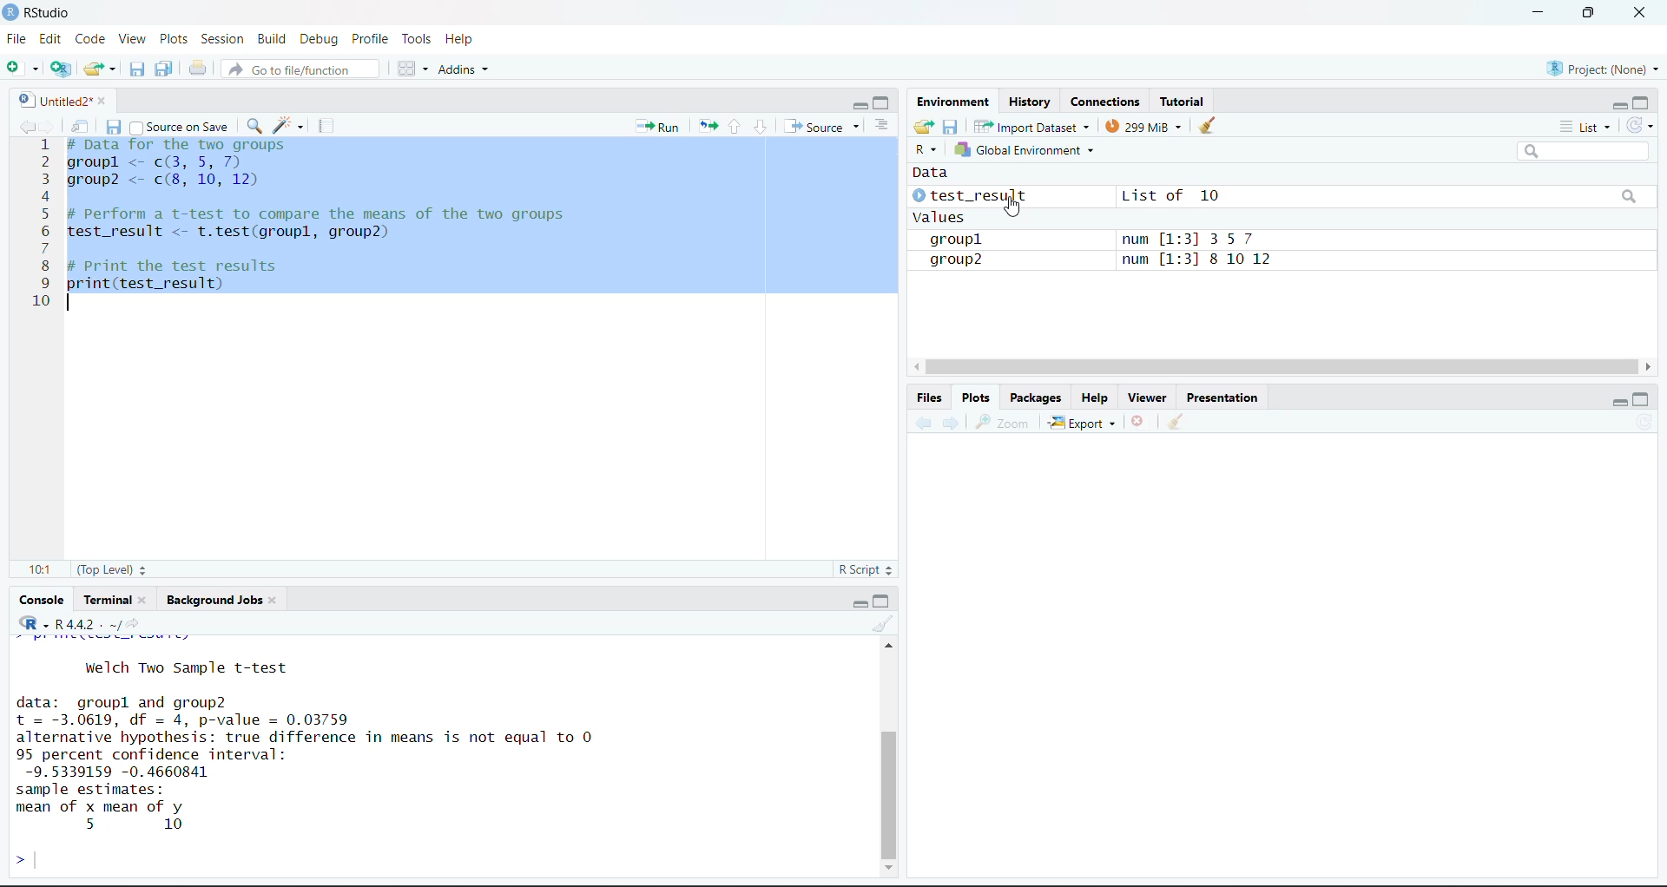  What do you see at coordinates (1281, 366) in the screenshot?
I see `horizontal scroll bar` at bounding box center [1281, 366].